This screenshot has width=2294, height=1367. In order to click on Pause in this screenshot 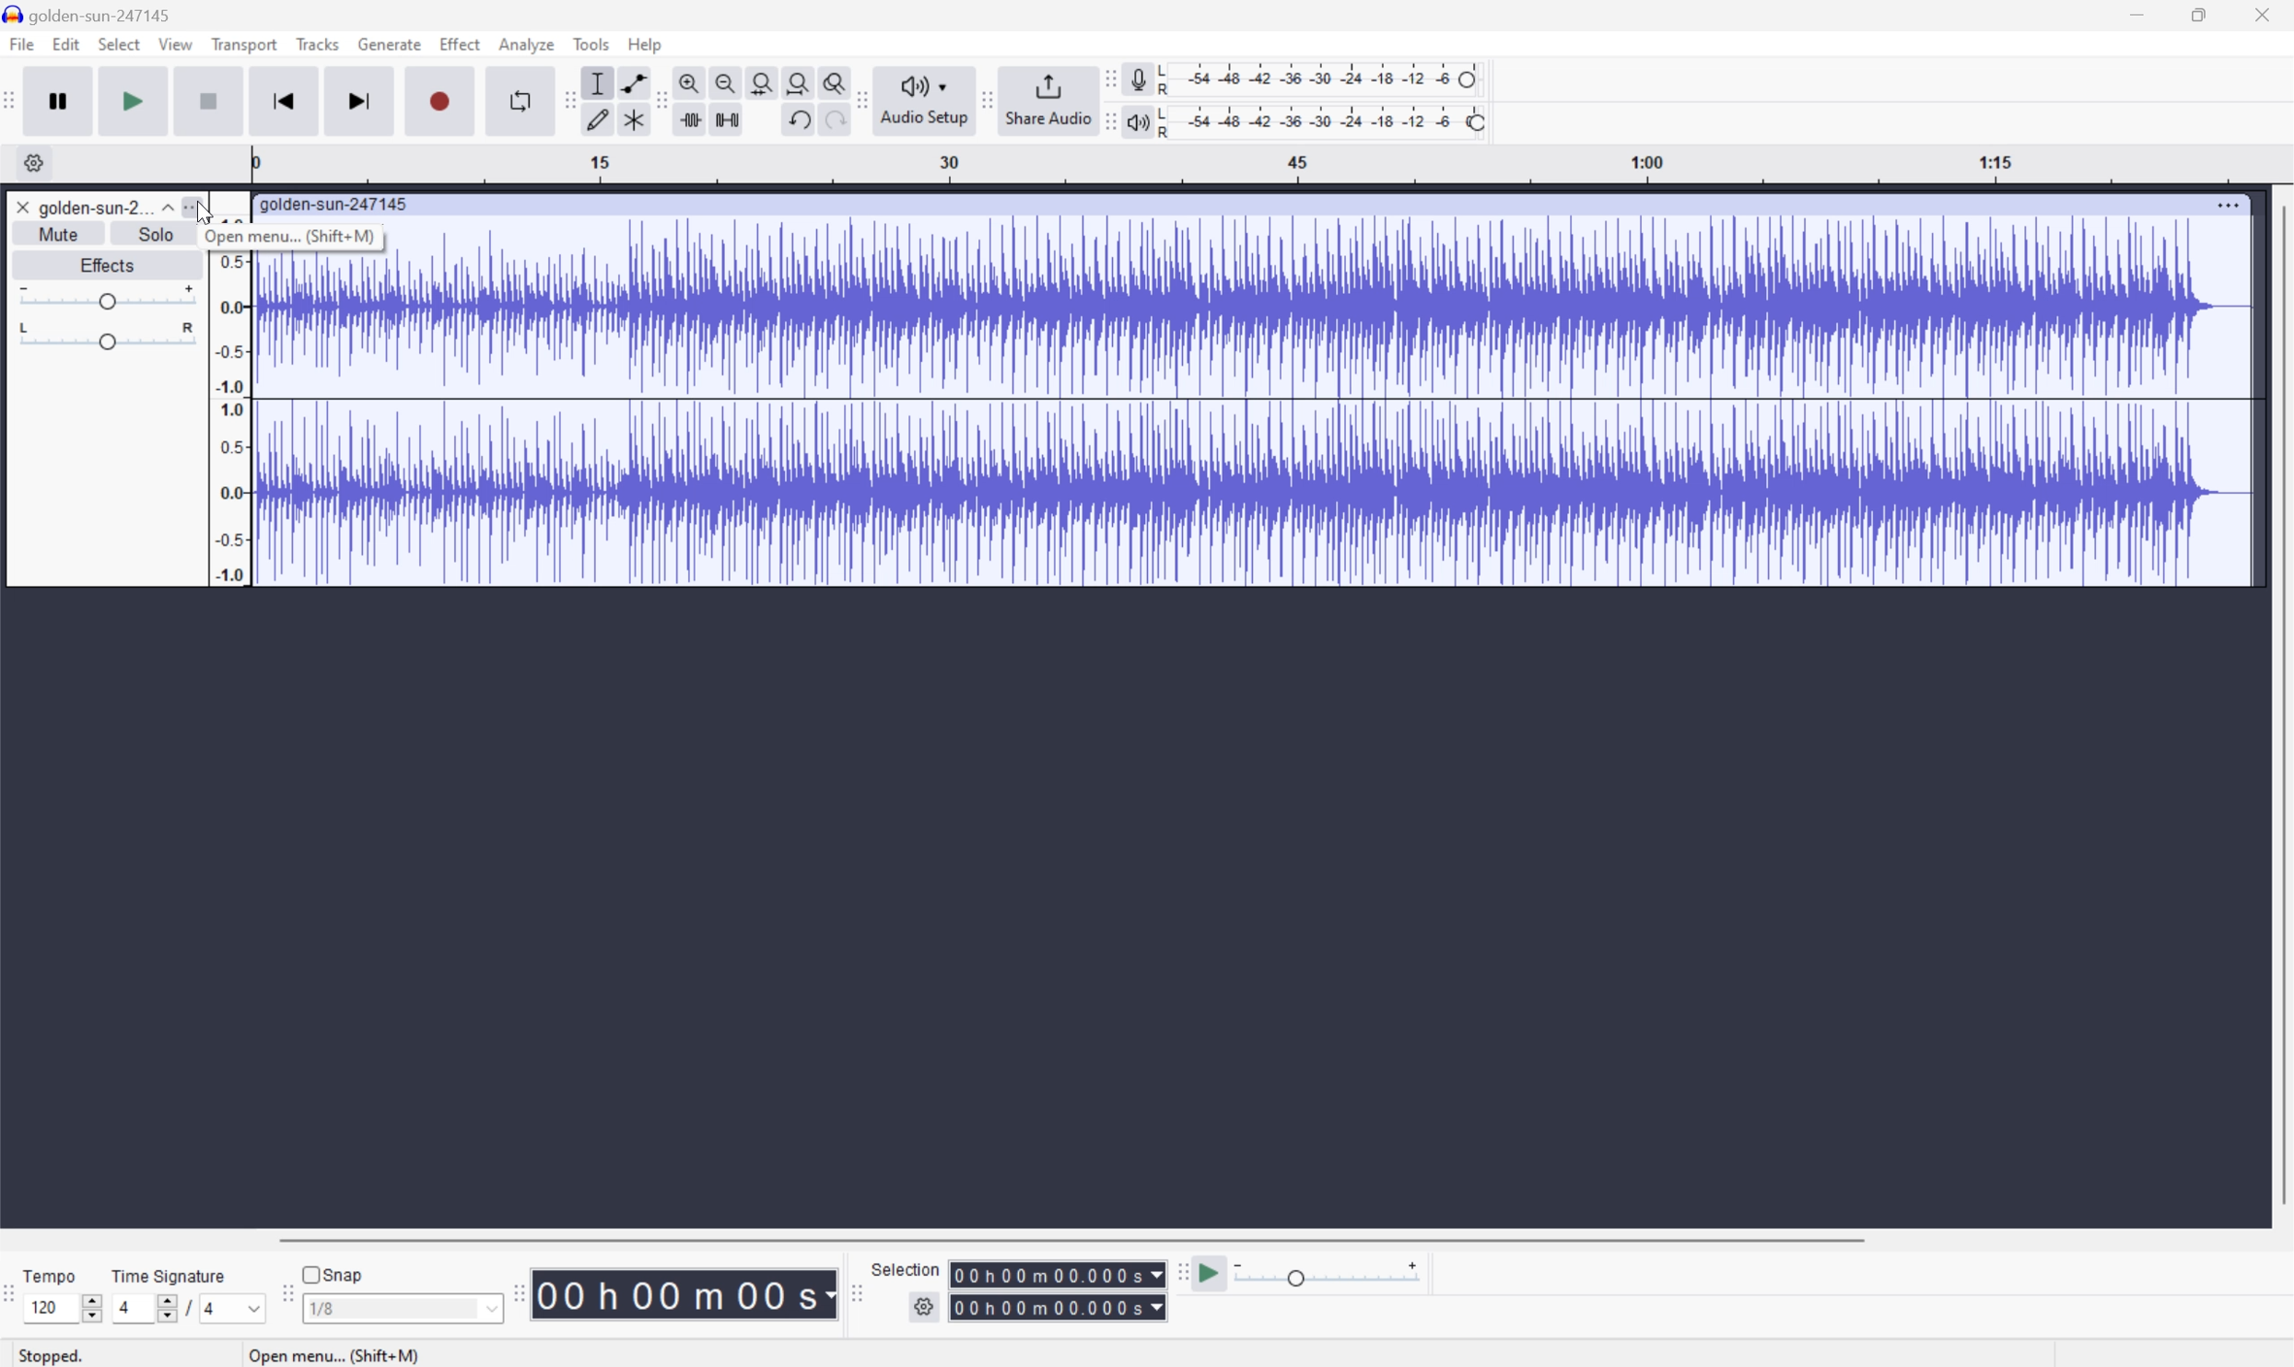, I will do `click(64, 101)`.